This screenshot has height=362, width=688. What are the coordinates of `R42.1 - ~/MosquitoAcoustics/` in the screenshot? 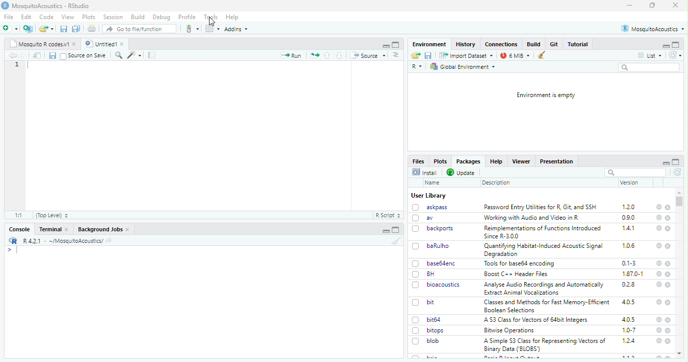 It's located at (62, 241).